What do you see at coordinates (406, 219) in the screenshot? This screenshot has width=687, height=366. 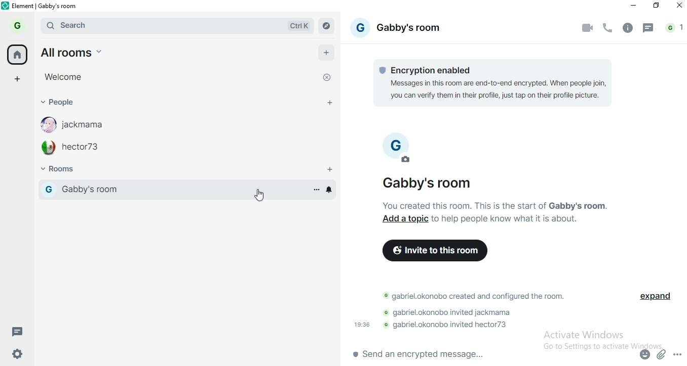 I see `add a topic` at bounding box center [406, 219].